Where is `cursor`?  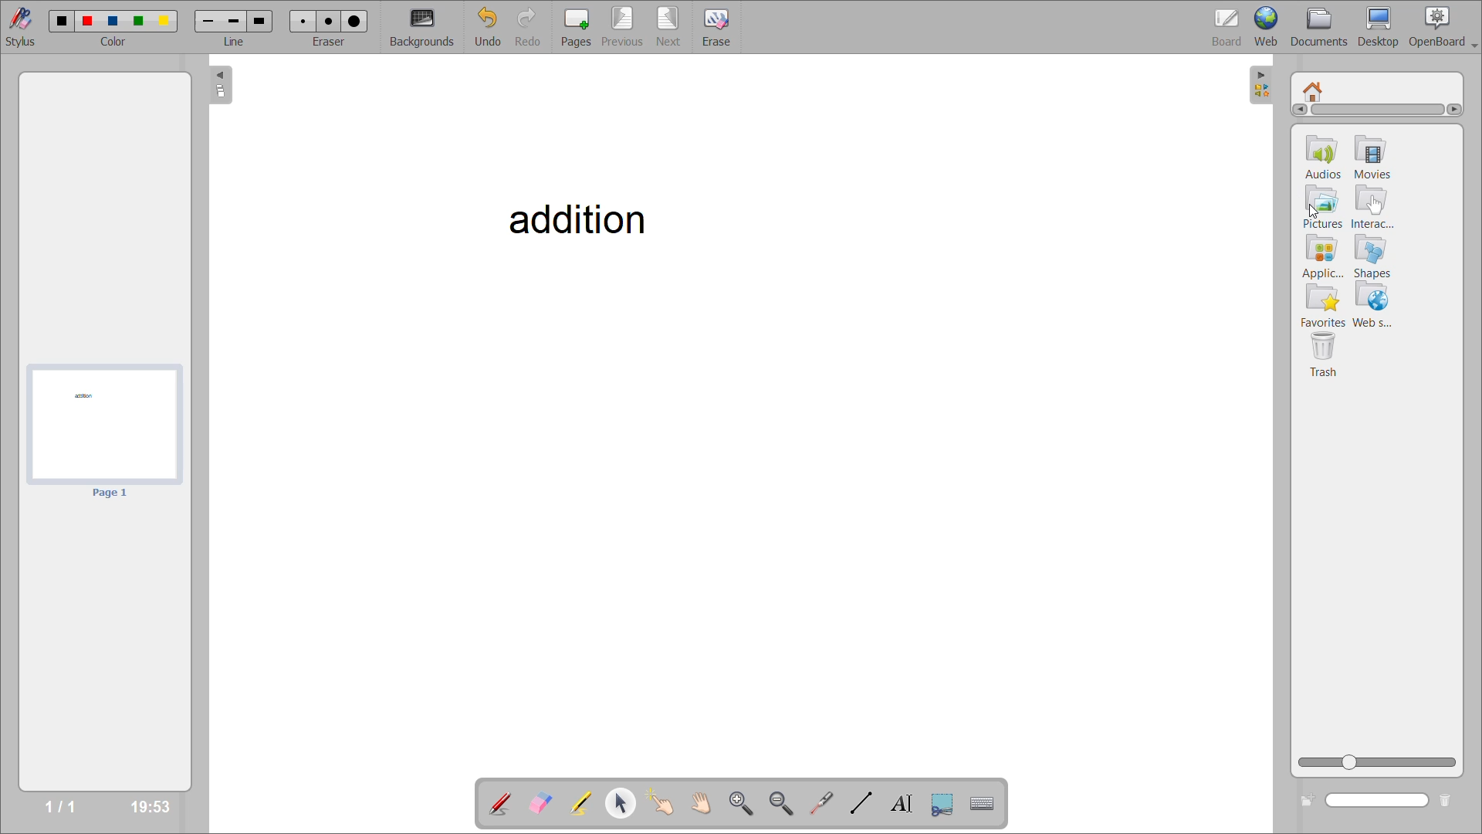 cursor is located at coordinates (1315, 212).